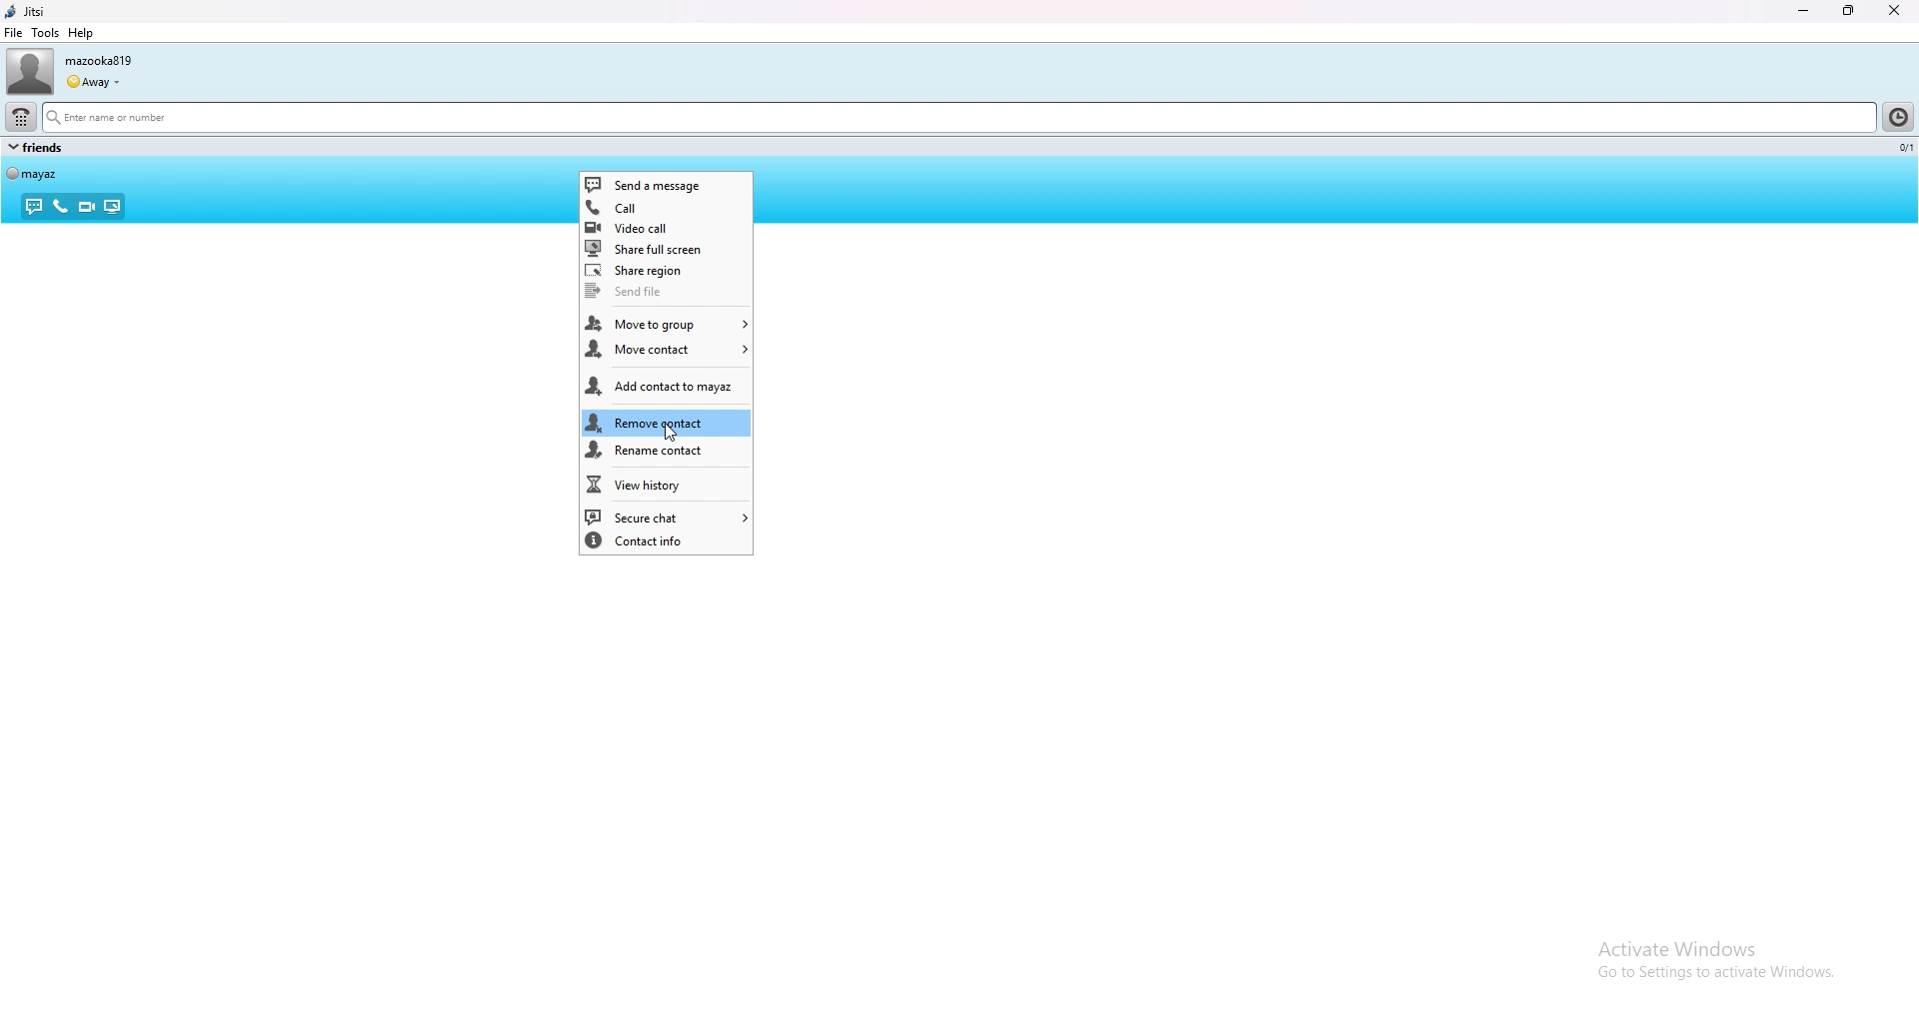 This screenshot has width=1919, height=1029. Describe the element at coordinates (666, 452) in the screenshot. I see `rename contact` at that location.